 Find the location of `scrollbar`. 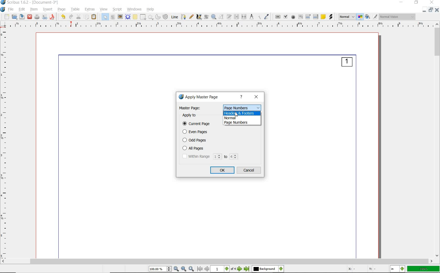

scrollbar is located at coordinates (437, 140).